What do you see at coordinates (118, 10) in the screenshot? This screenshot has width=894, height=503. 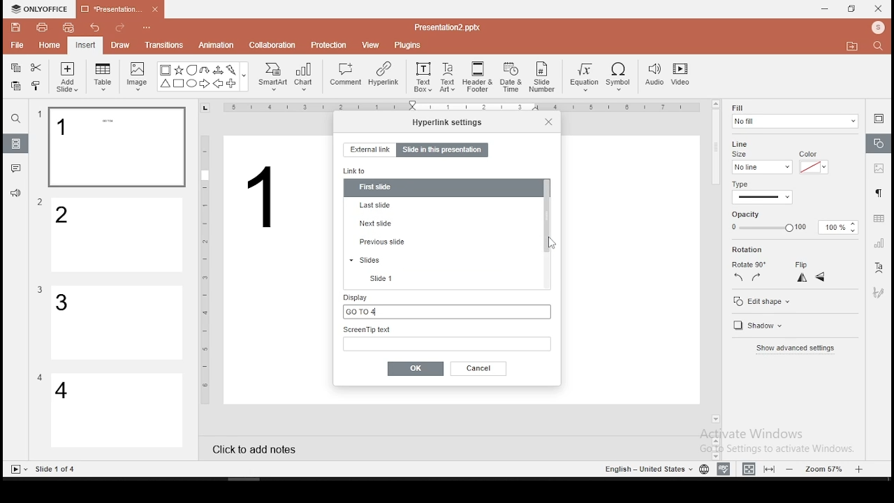 I see `presentation` at bounding box center [118, 10].